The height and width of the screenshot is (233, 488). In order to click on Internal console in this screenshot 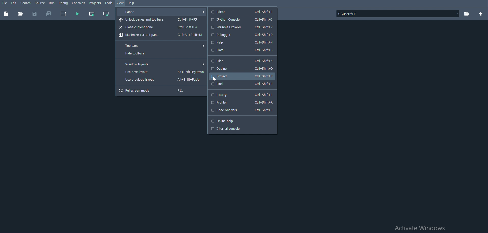, I will do `click(241, 129)`.